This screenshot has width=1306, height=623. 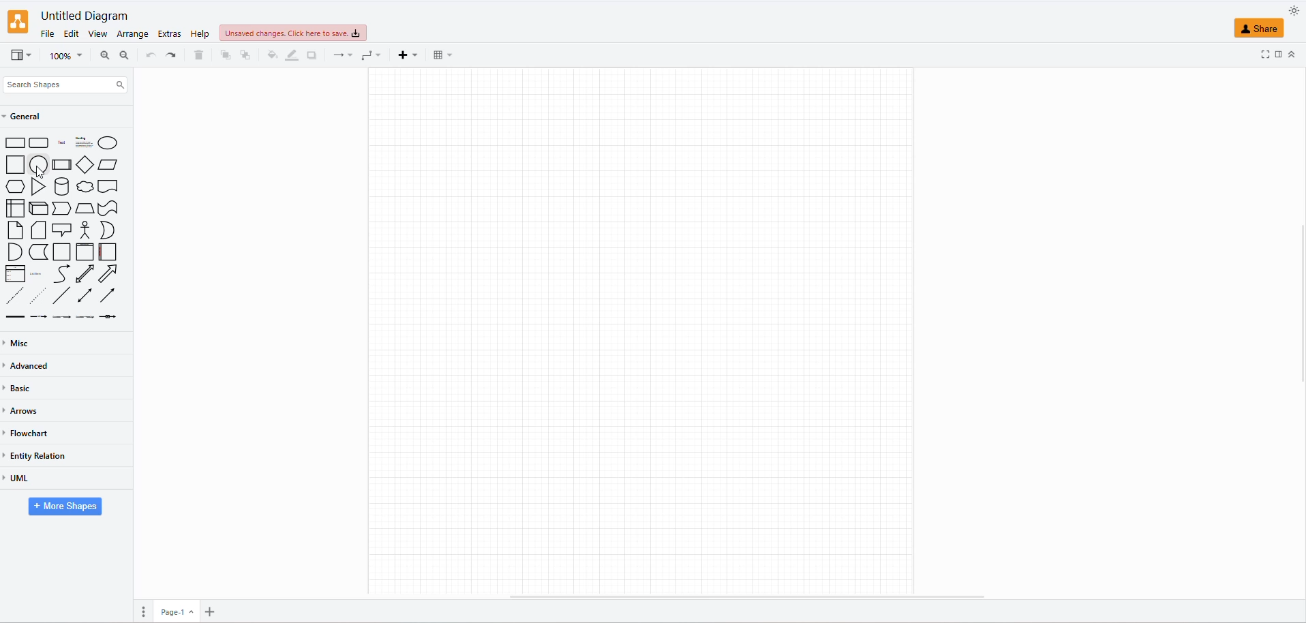 What do you see at coordinates (1294, 10) in the screenshot?
I see `APPEARANCE` at bounding box center [1294, 10].